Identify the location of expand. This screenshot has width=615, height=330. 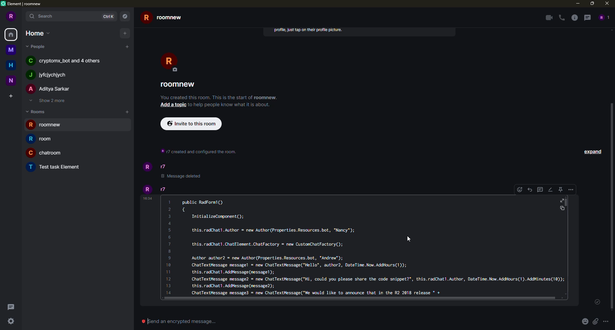
(594, 151).